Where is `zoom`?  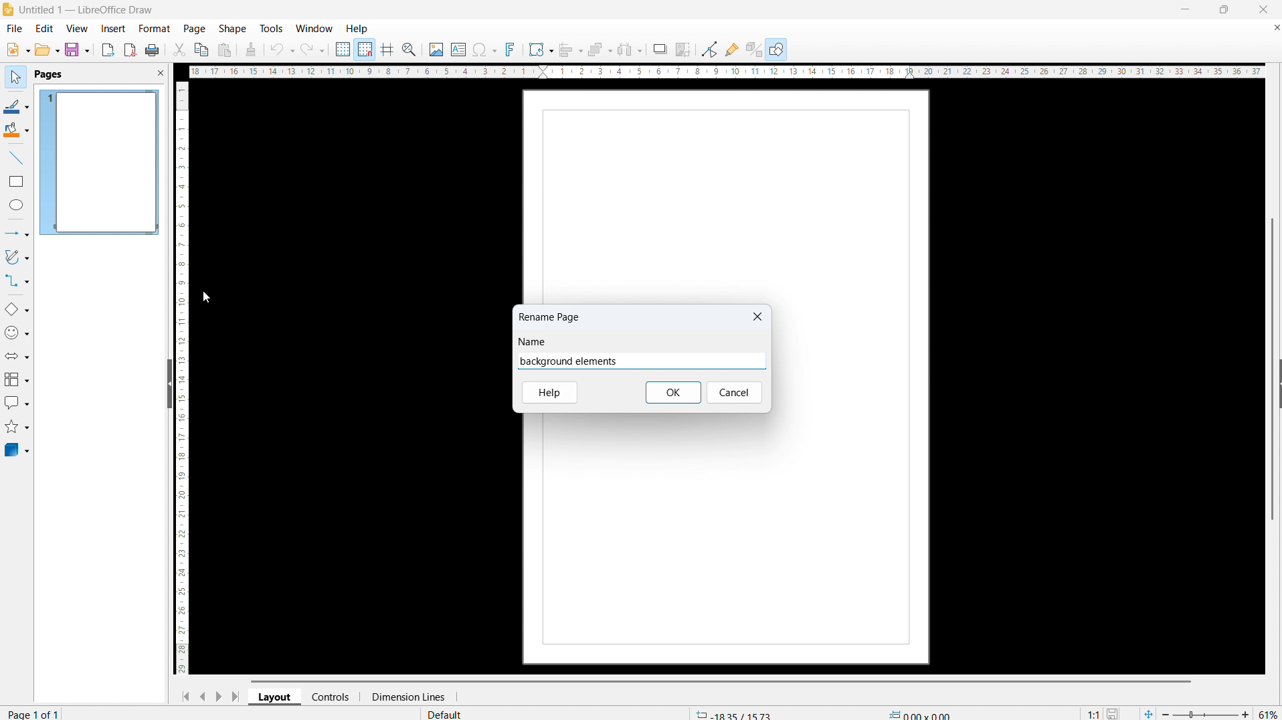 zoom is located at coordinates (409, 49).